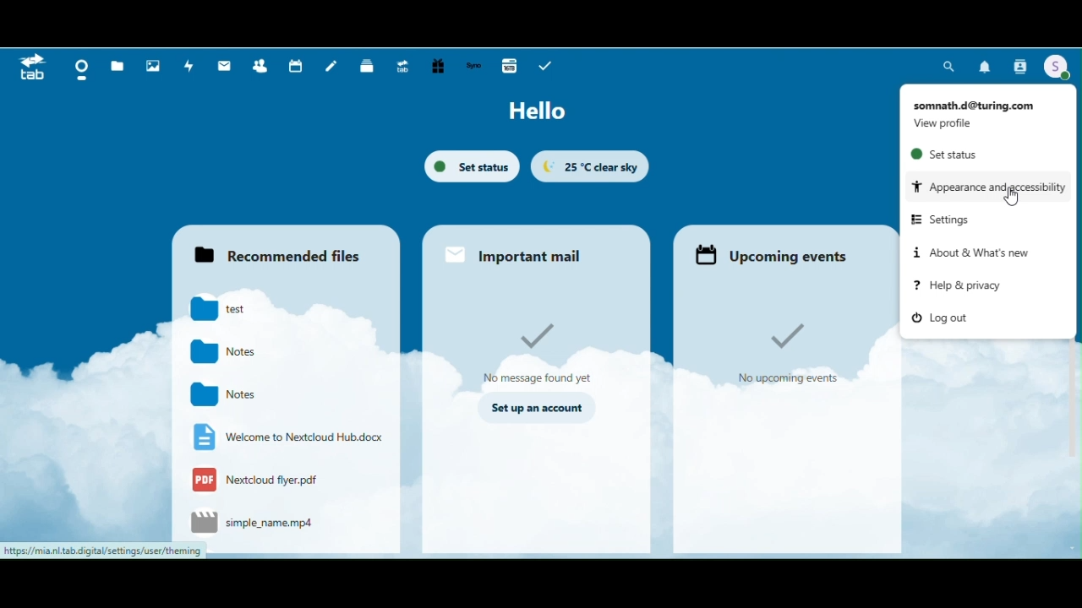 This screenshot has height=608, width=1082. I want to click on Recommended files, so click(283, 247).